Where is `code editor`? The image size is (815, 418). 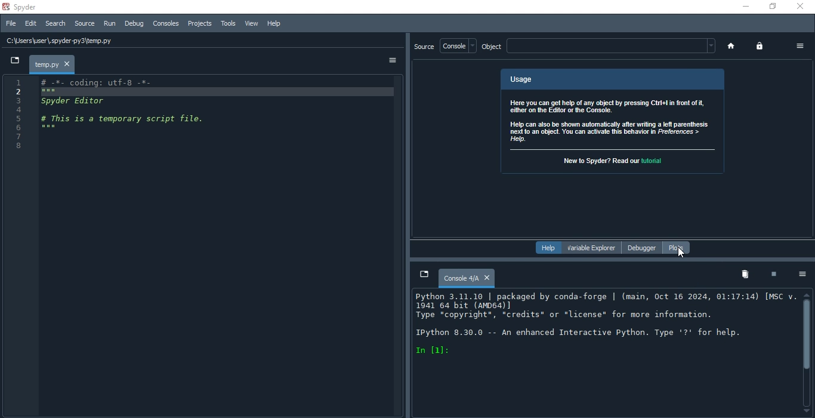
code editor is located at coordinates (224, 244).